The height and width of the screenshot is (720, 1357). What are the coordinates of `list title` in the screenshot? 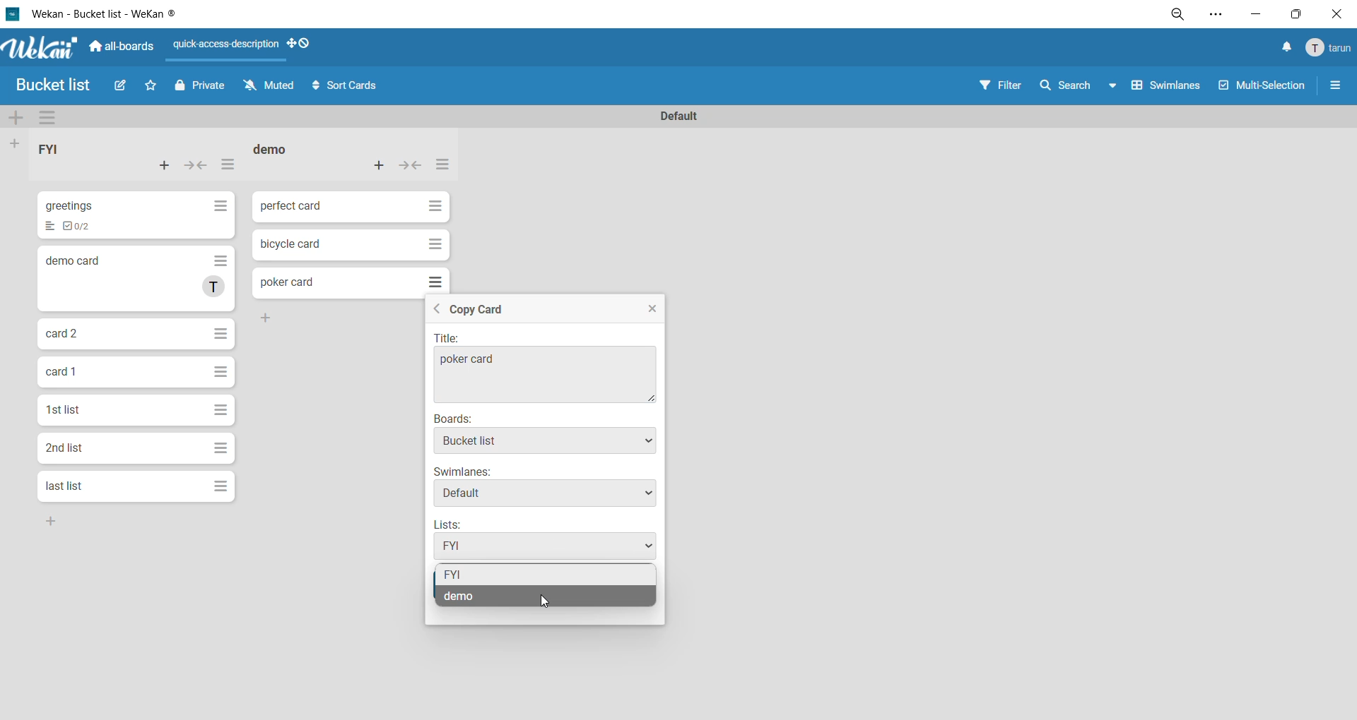 It's located at (59, 152).